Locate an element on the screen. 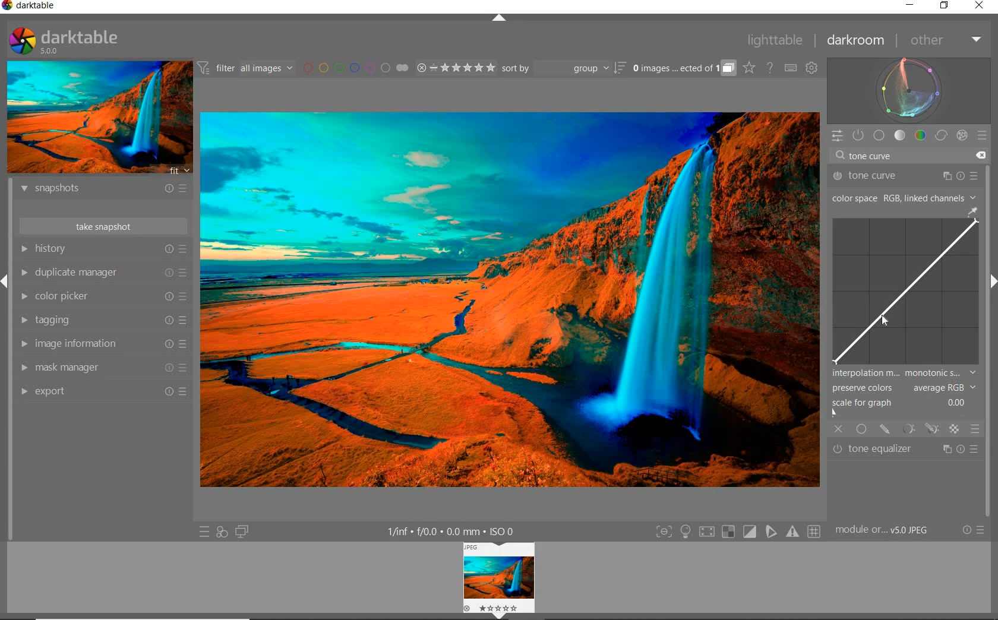  other is located at coordinates (943, 40).